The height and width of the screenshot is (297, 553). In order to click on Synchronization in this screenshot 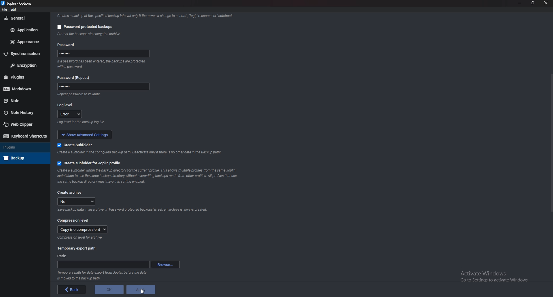, I will do `click(25, 54)`.